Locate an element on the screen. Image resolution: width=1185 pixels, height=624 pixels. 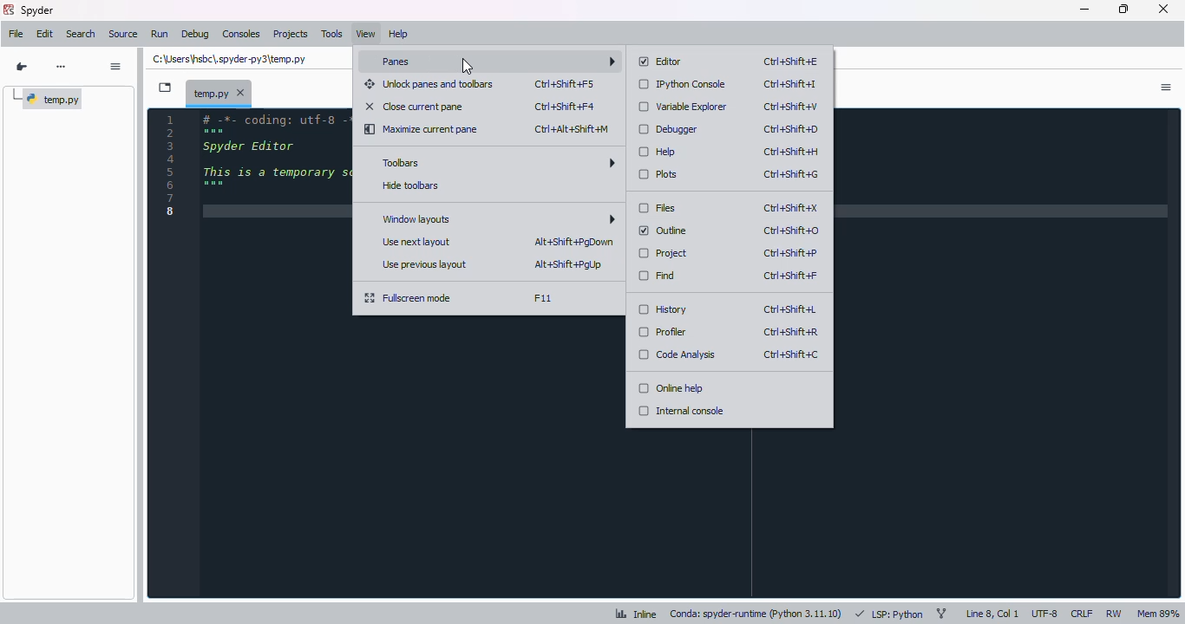
inline is located at coordinates (637, 614).